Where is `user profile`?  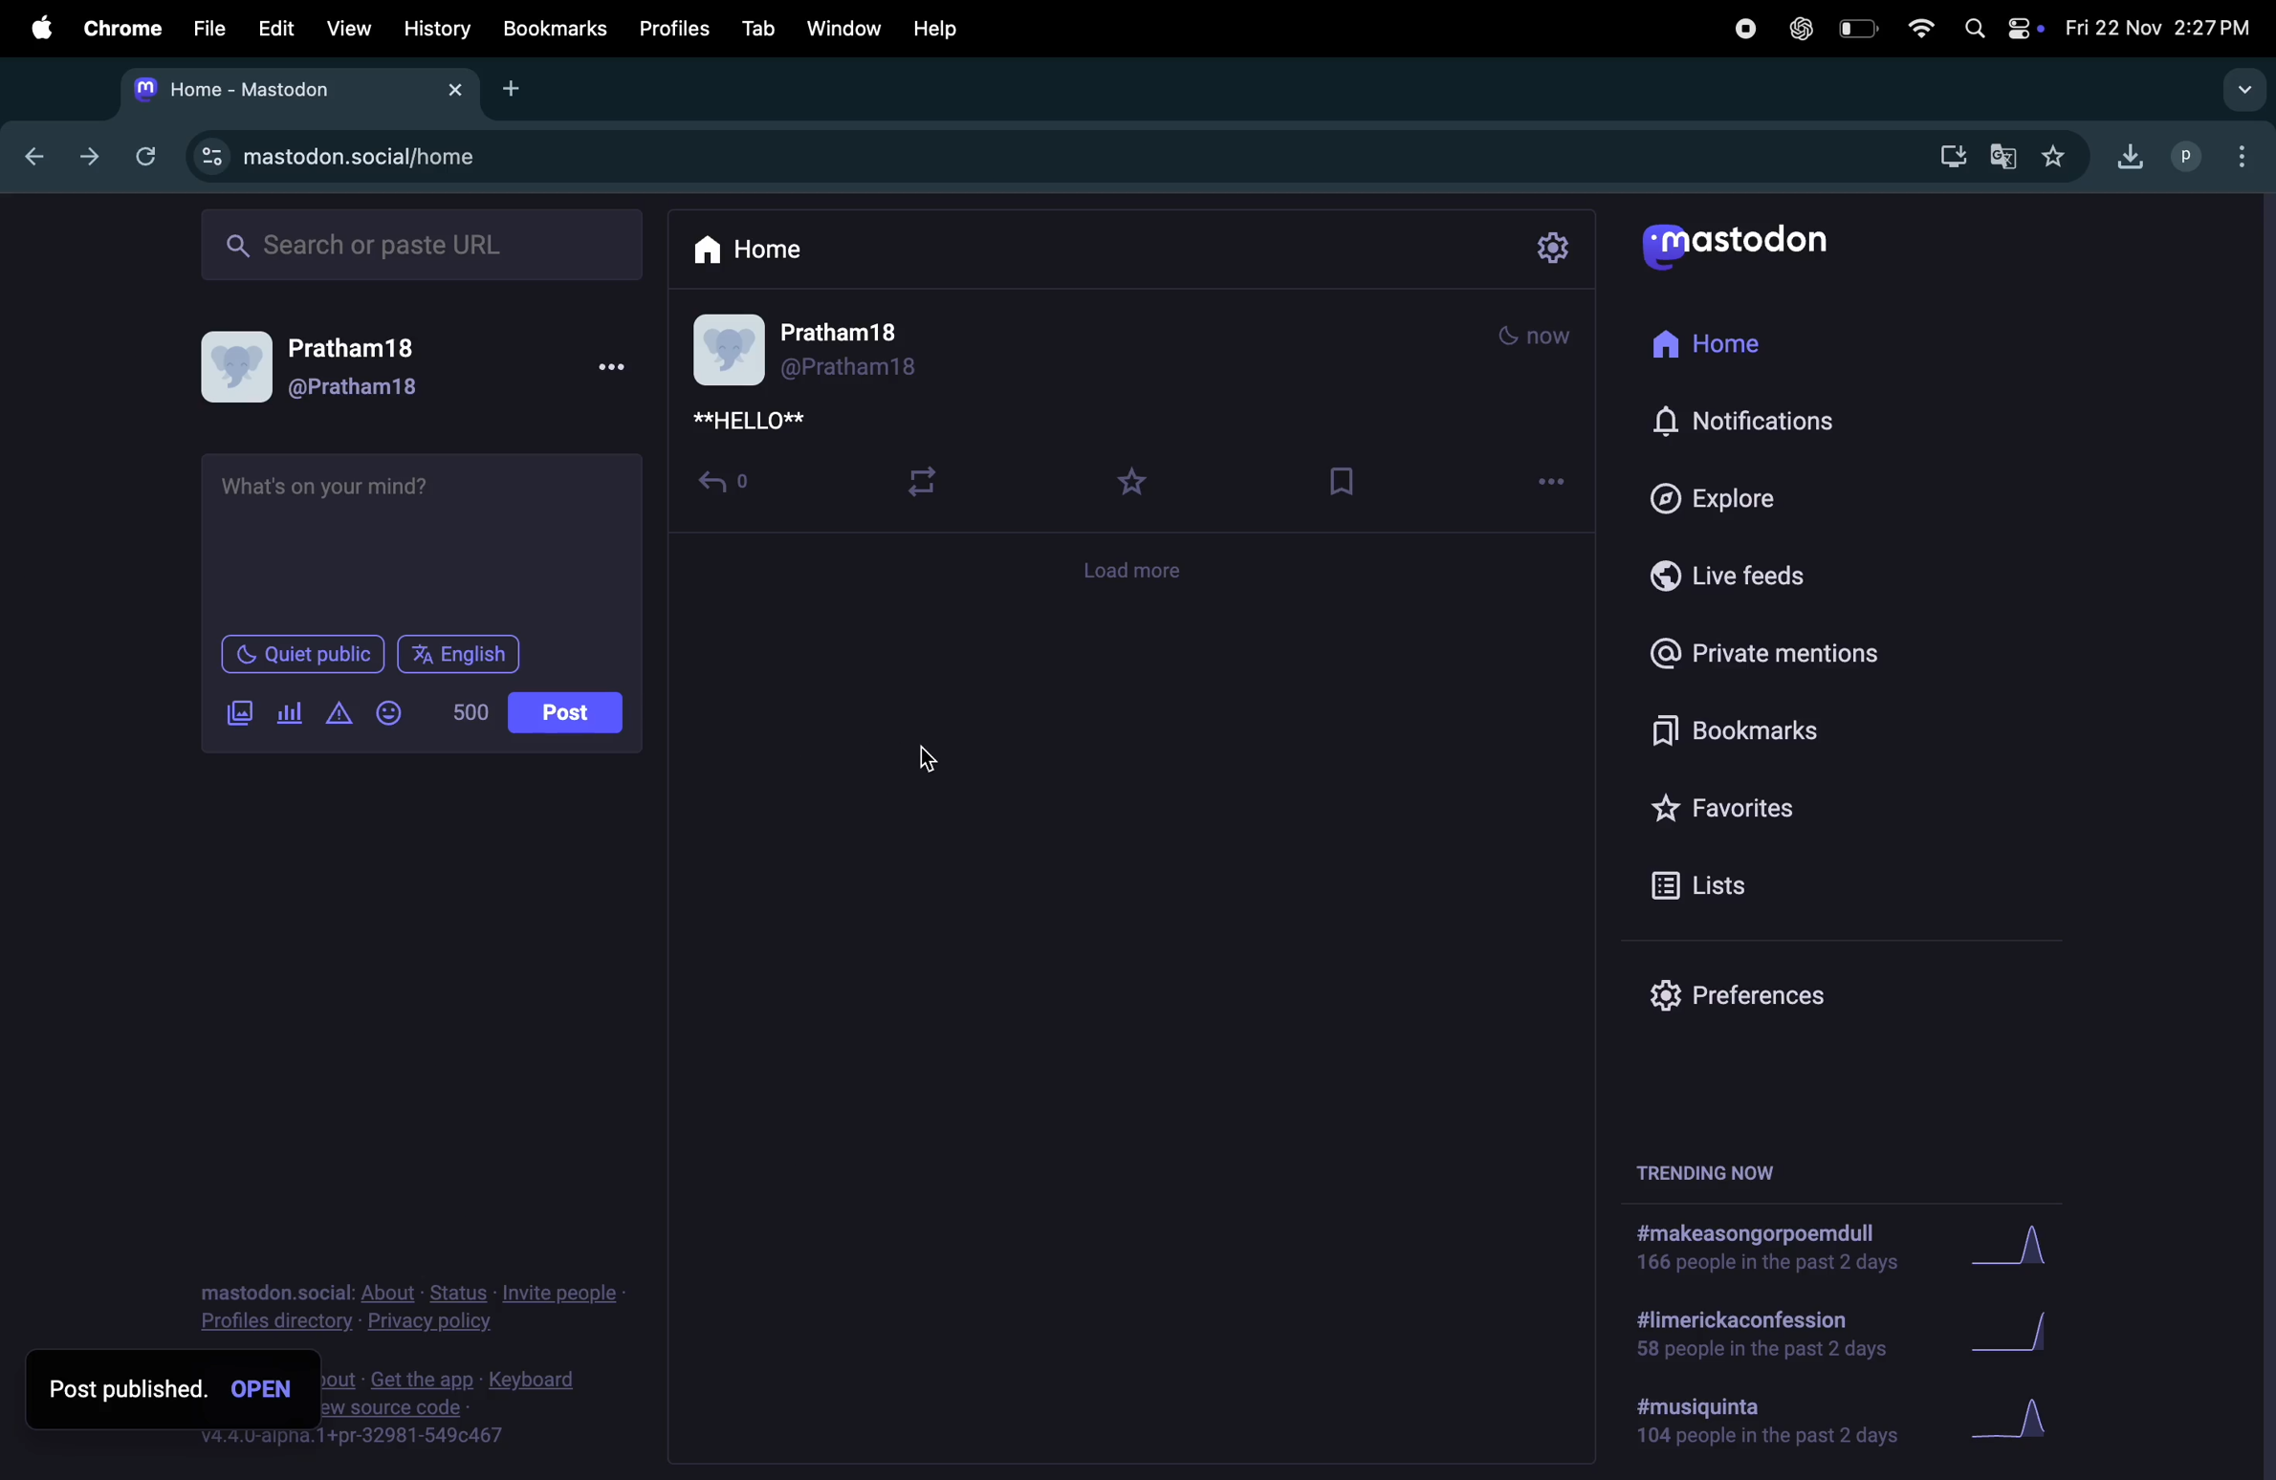 user profile is located at coordinates (729, 351).